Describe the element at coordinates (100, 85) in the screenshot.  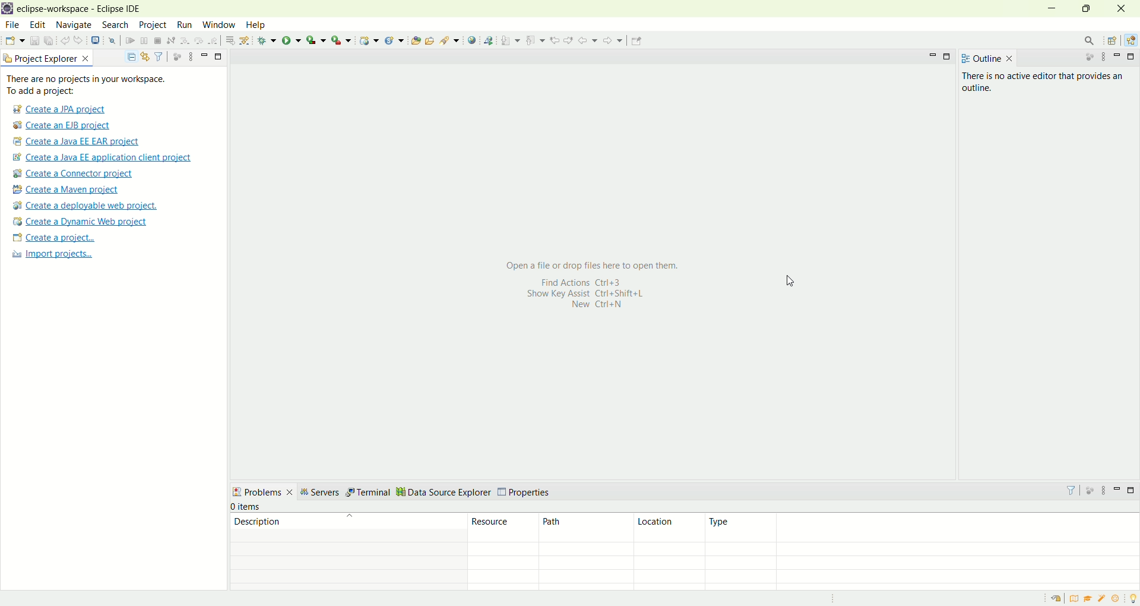
I see `text` at that location.